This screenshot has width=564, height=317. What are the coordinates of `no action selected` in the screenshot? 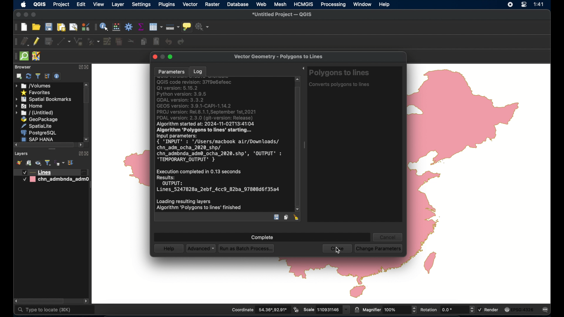 It's located at (203, 27).